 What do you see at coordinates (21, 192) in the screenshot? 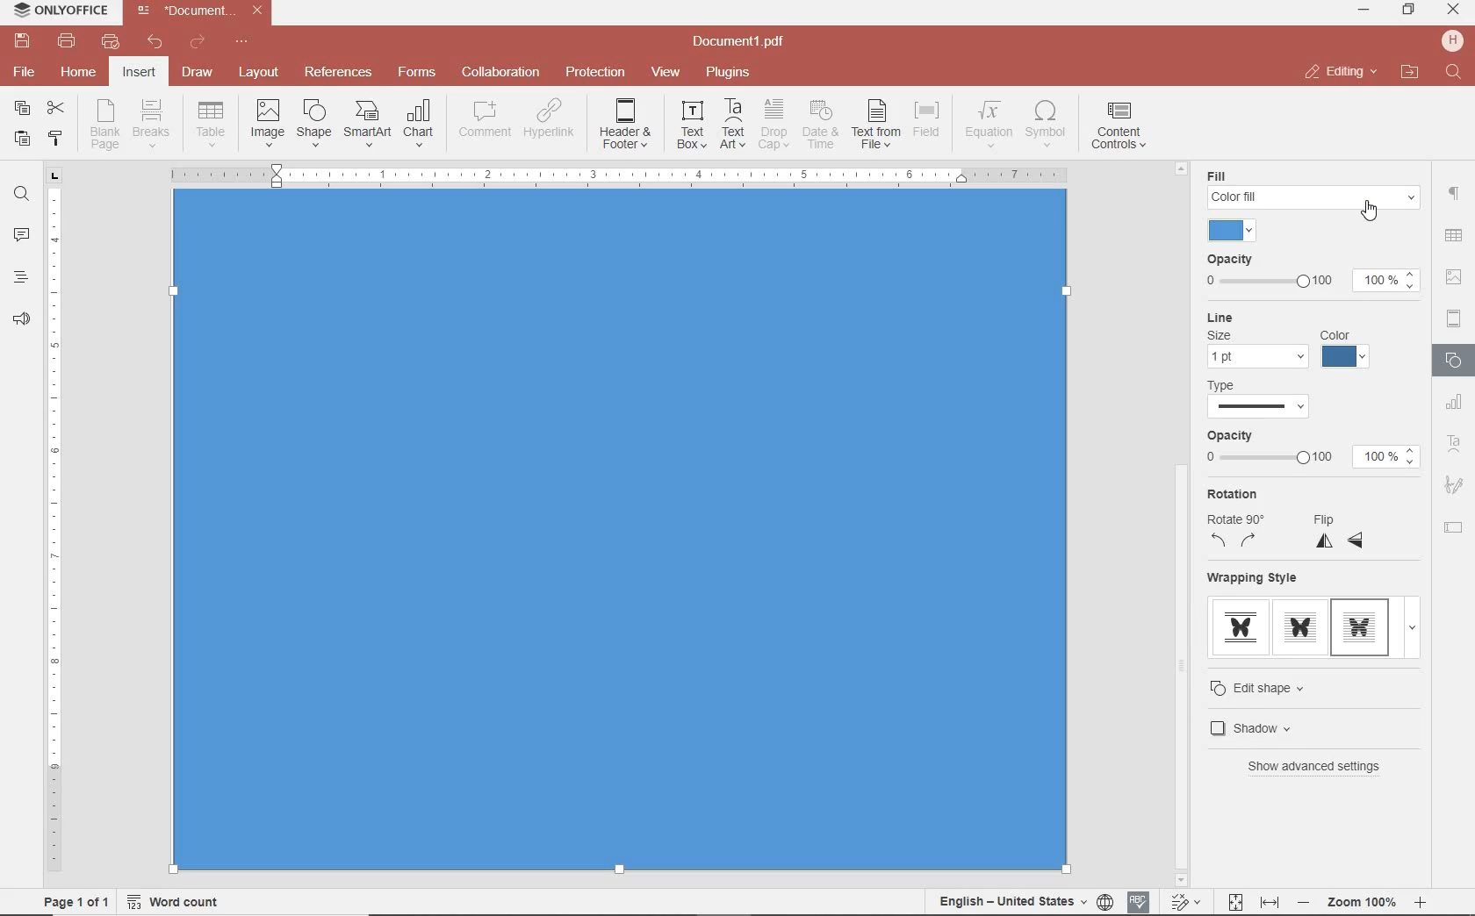
I see `find` at bounding box center [21, 192].